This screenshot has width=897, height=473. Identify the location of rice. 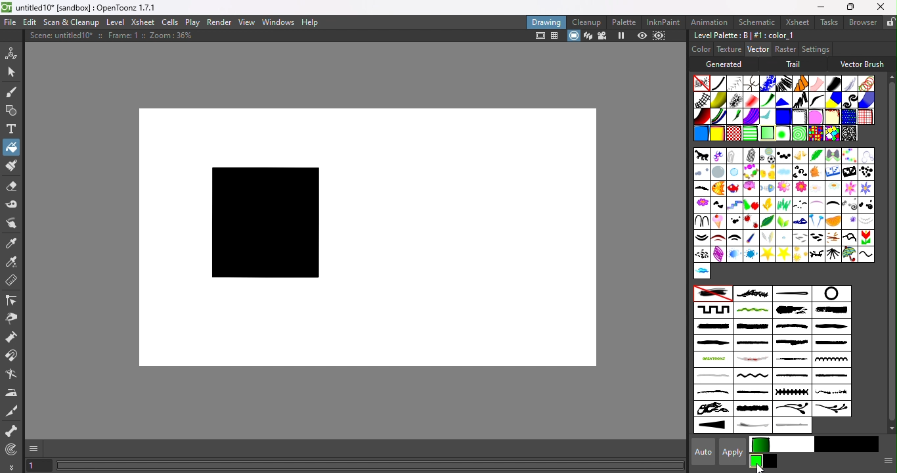
(801, 238).